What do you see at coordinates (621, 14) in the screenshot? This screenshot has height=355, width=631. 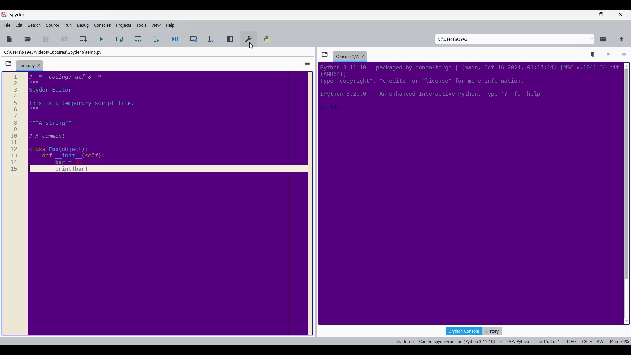 I see `Close interface` at bounding box center [621, 14].